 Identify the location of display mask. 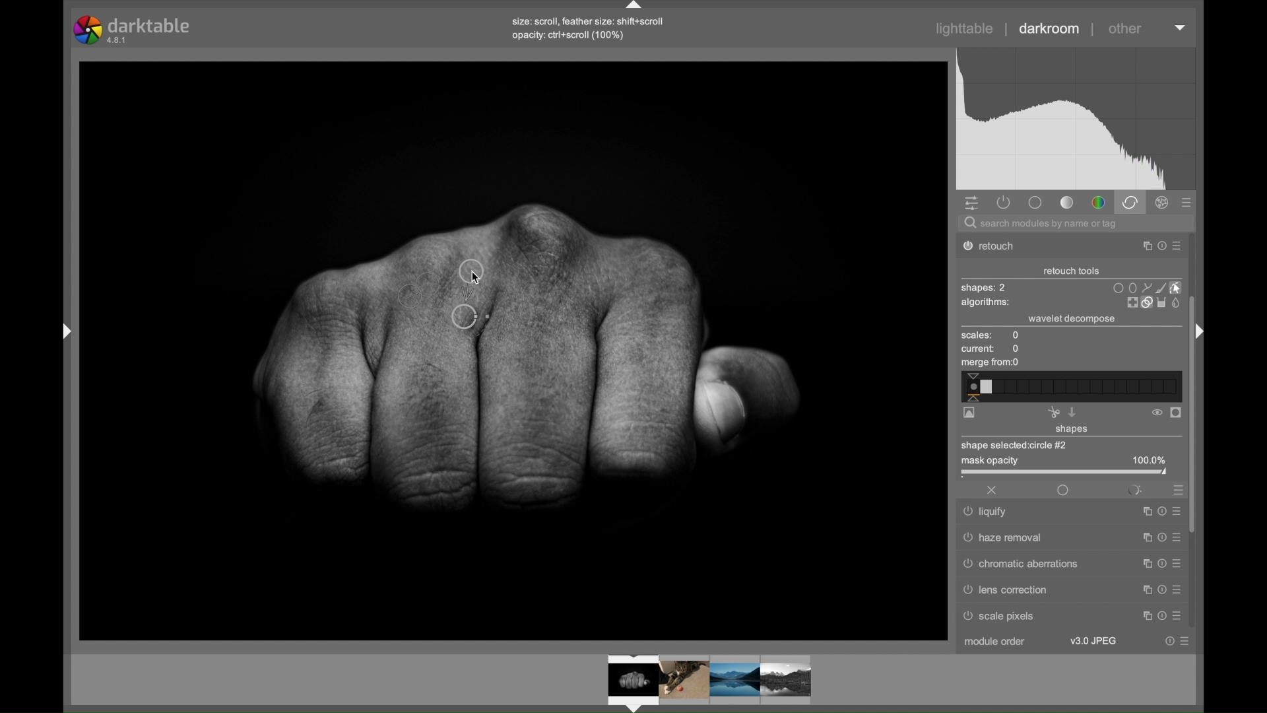
(1177, 413).